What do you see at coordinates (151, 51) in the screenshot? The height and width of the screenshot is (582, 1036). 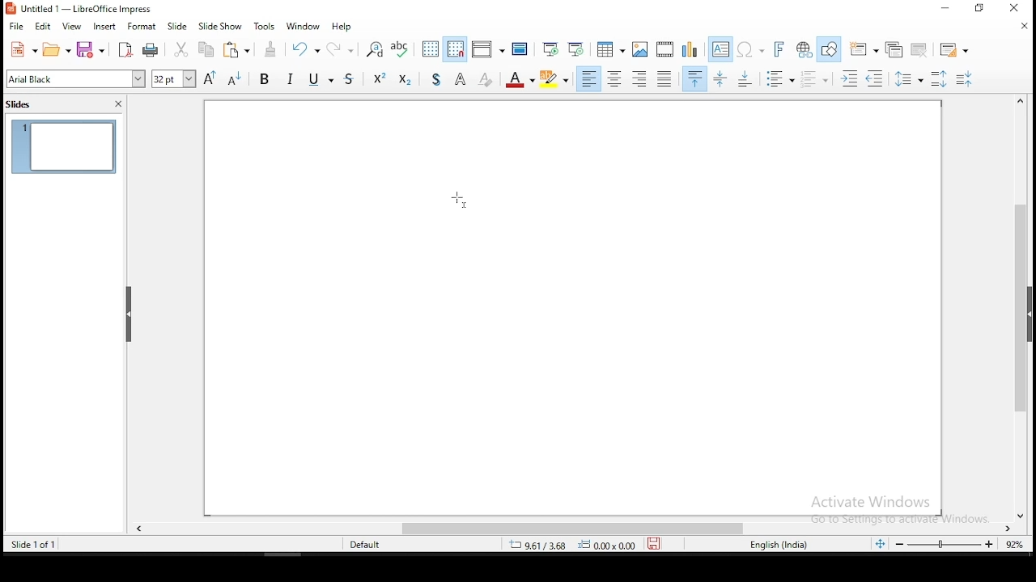 I see `print` at bounding box center [151, 51].